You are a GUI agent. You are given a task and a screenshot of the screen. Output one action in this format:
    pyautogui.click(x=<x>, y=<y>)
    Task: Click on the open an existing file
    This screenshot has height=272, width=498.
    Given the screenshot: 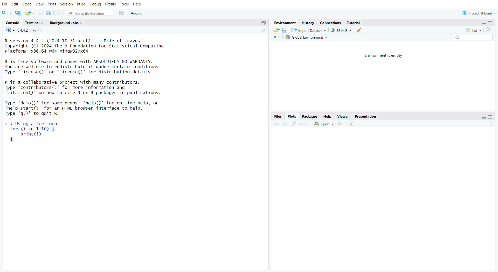 What is the action you would take?
    pyautogui.click(x=30, y=13)
    